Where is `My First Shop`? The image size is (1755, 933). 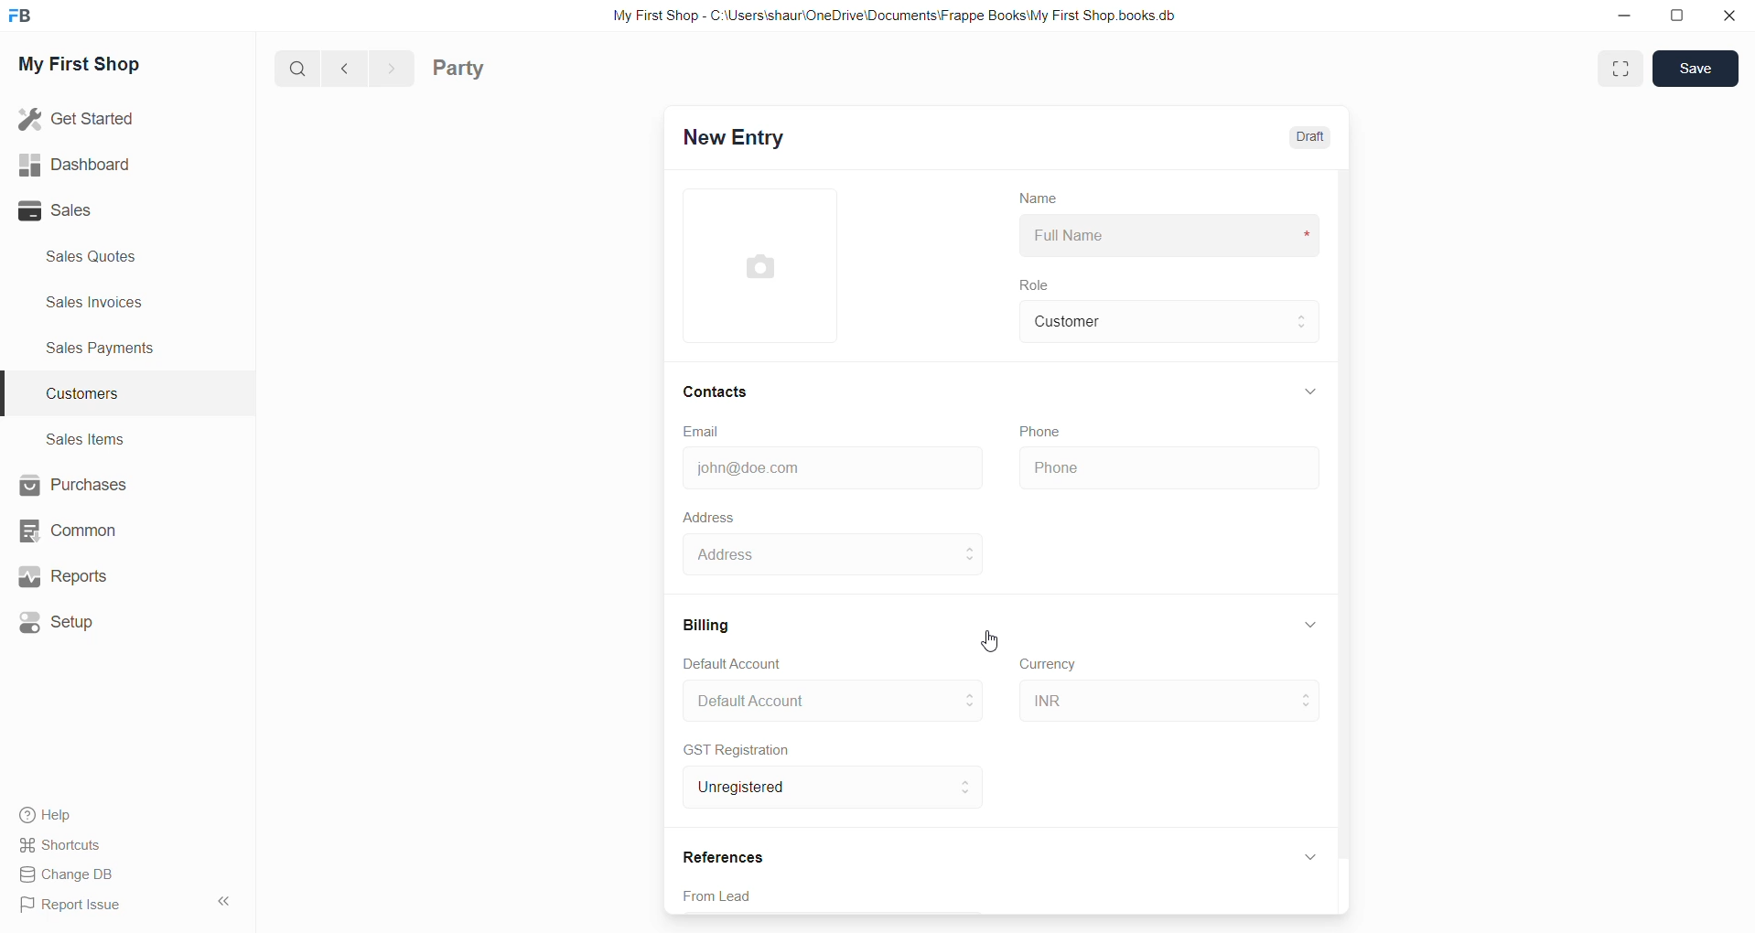 My First Shop is located at coordinates (101, 70).